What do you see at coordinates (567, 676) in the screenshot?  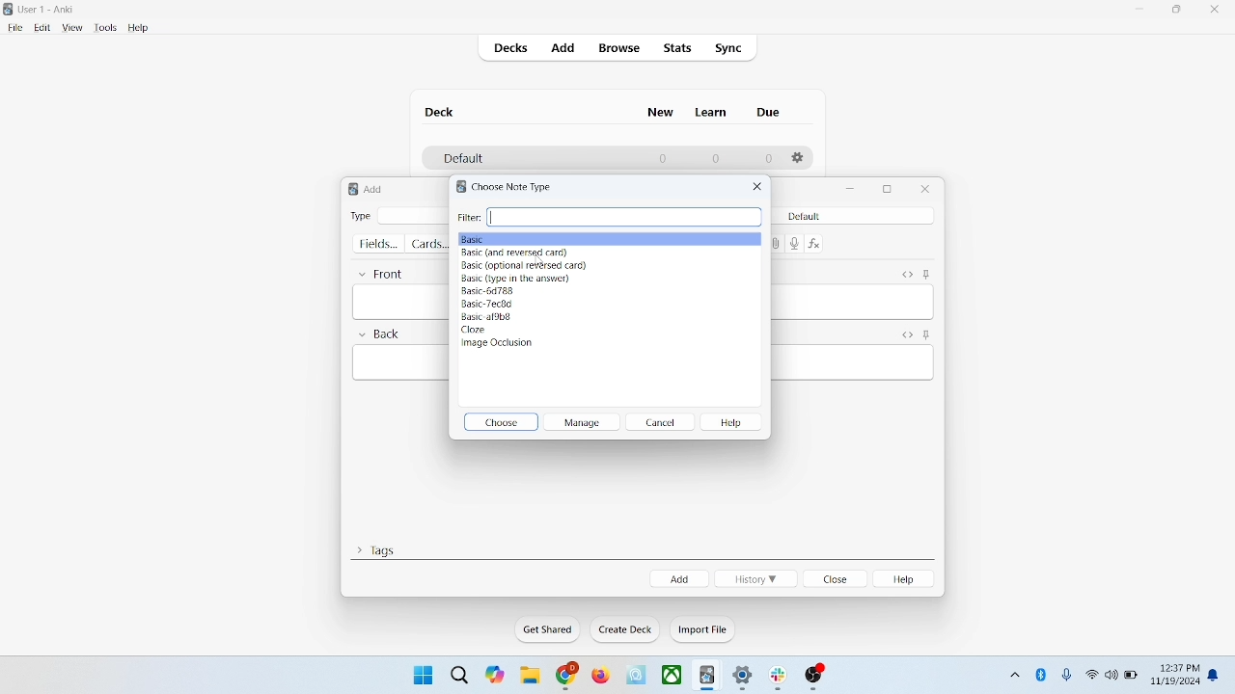 I see `chrome` at bounding box center [567, 676].